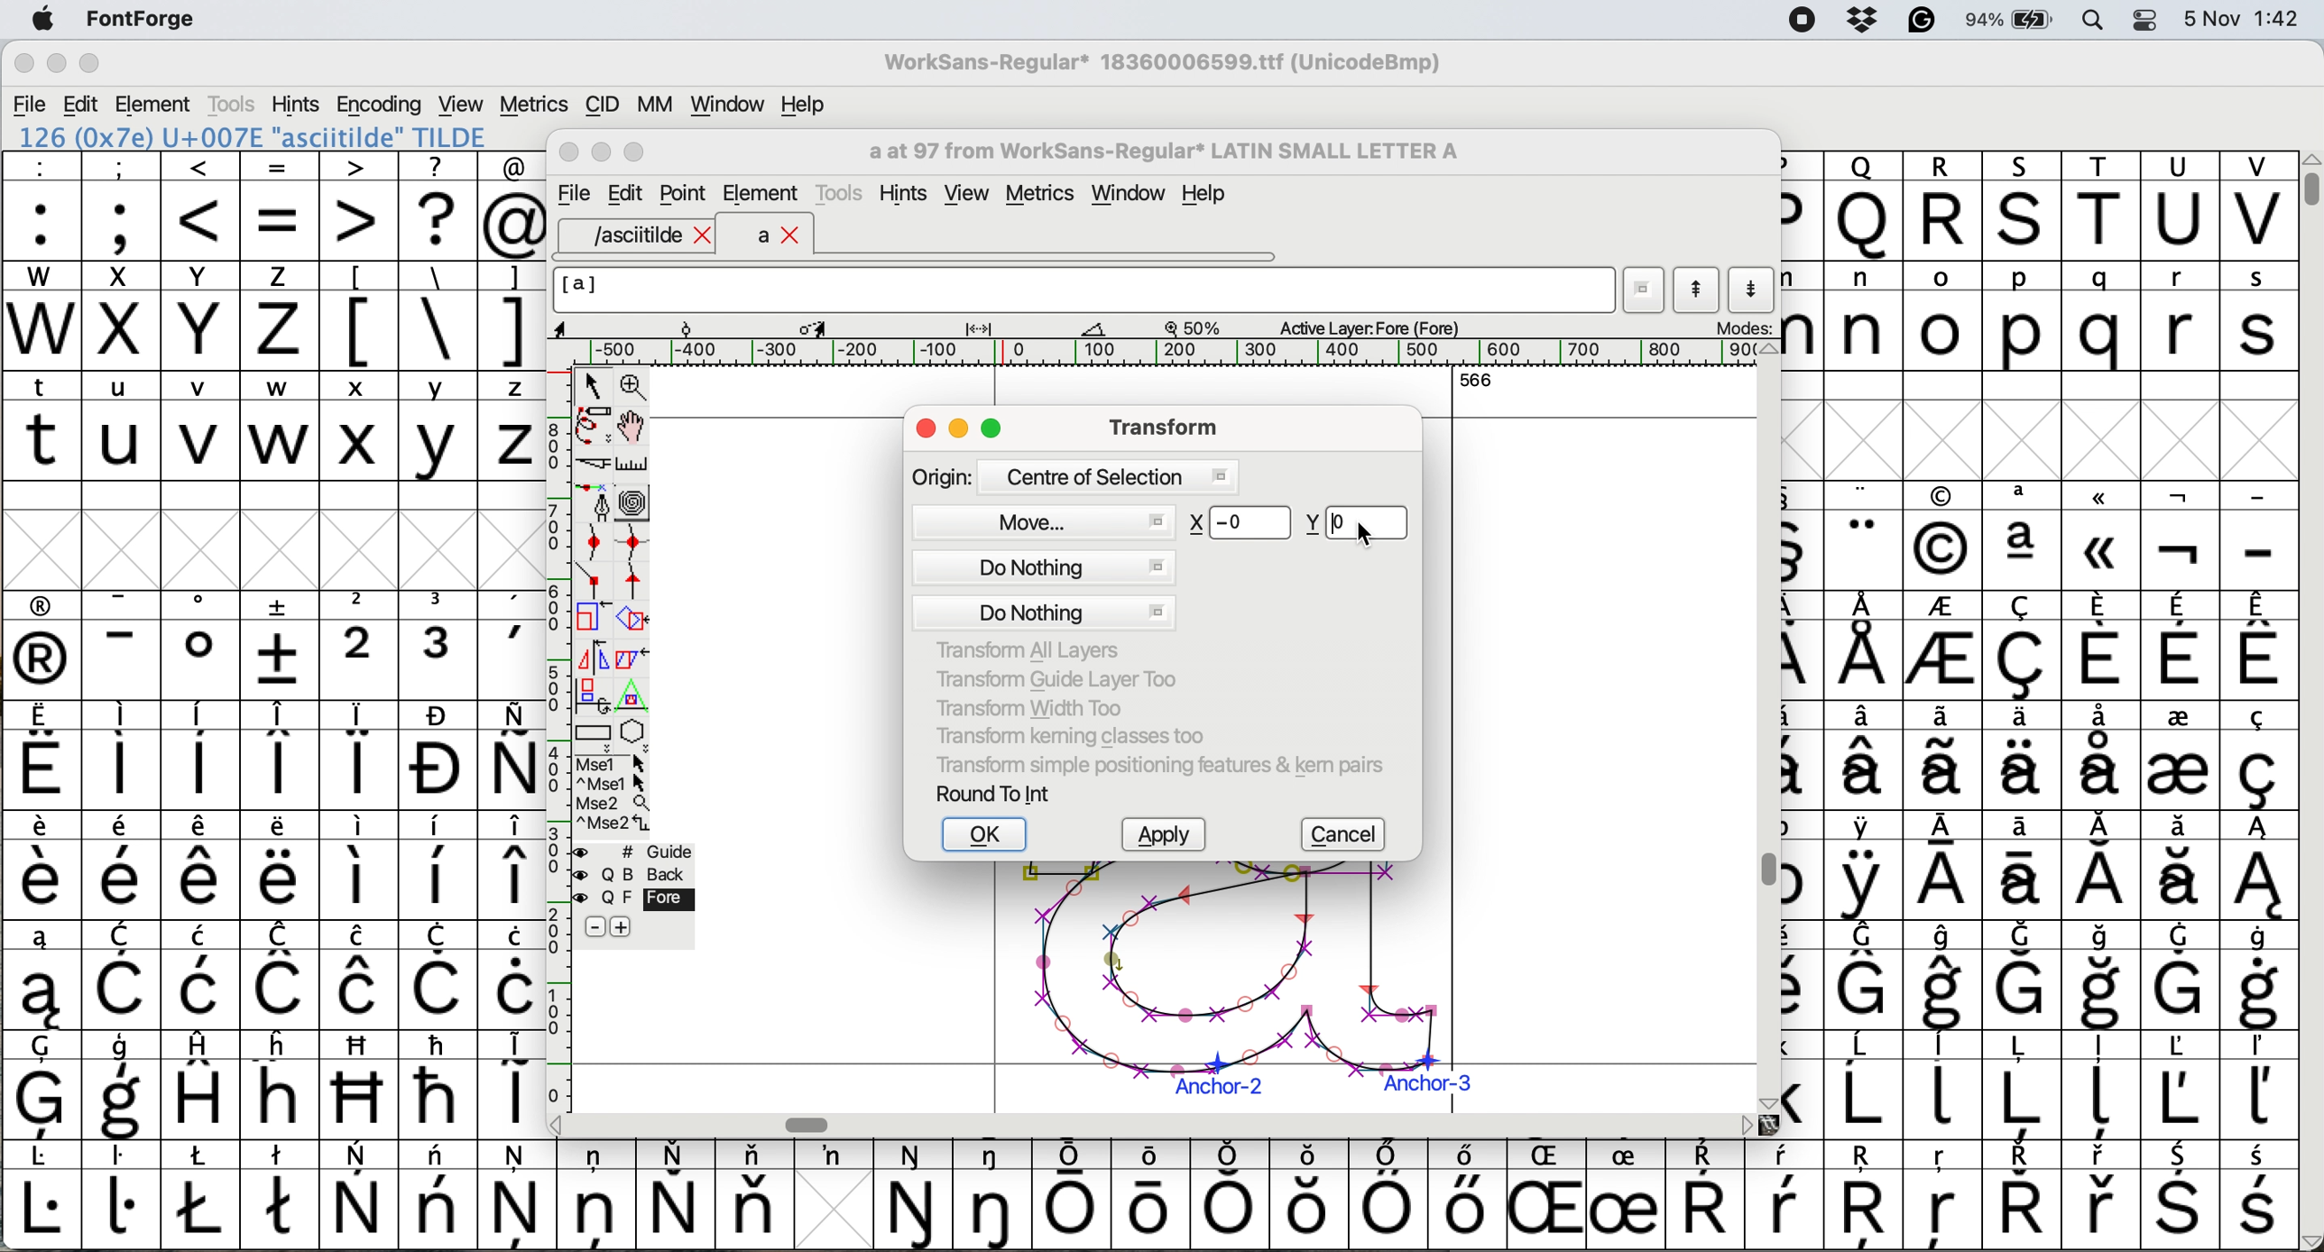  What do you see at coordinates (649, 235) in the screenshot?
I see `asciitilde` at bounding box center [649, 235].